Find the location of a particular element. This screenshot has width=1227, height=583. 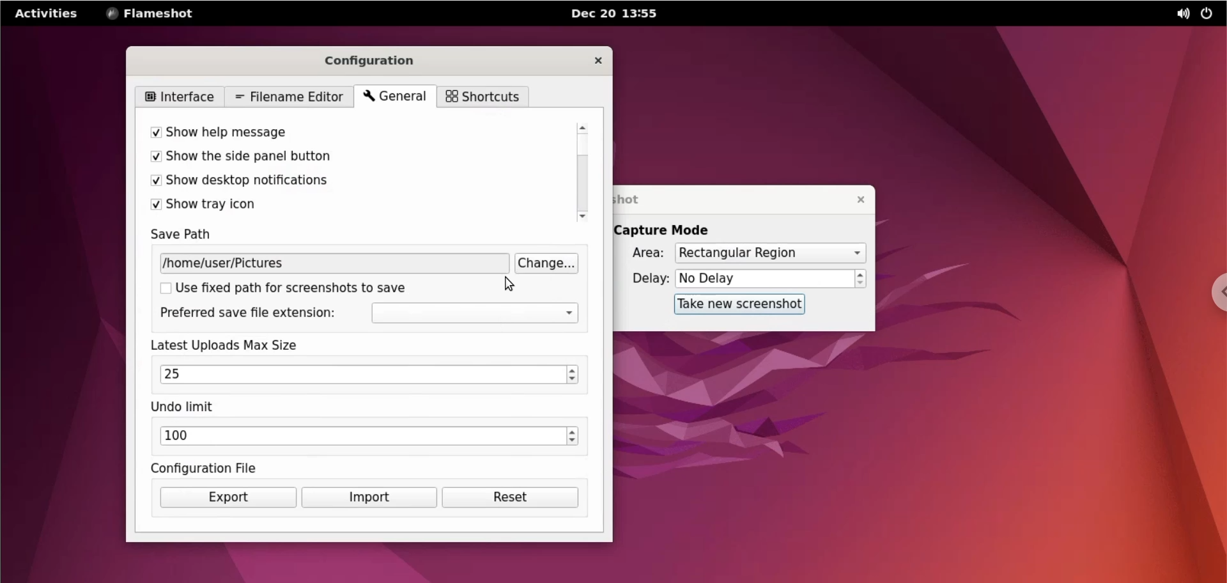

preferred save file extension: is located at coordinates (252, 315).